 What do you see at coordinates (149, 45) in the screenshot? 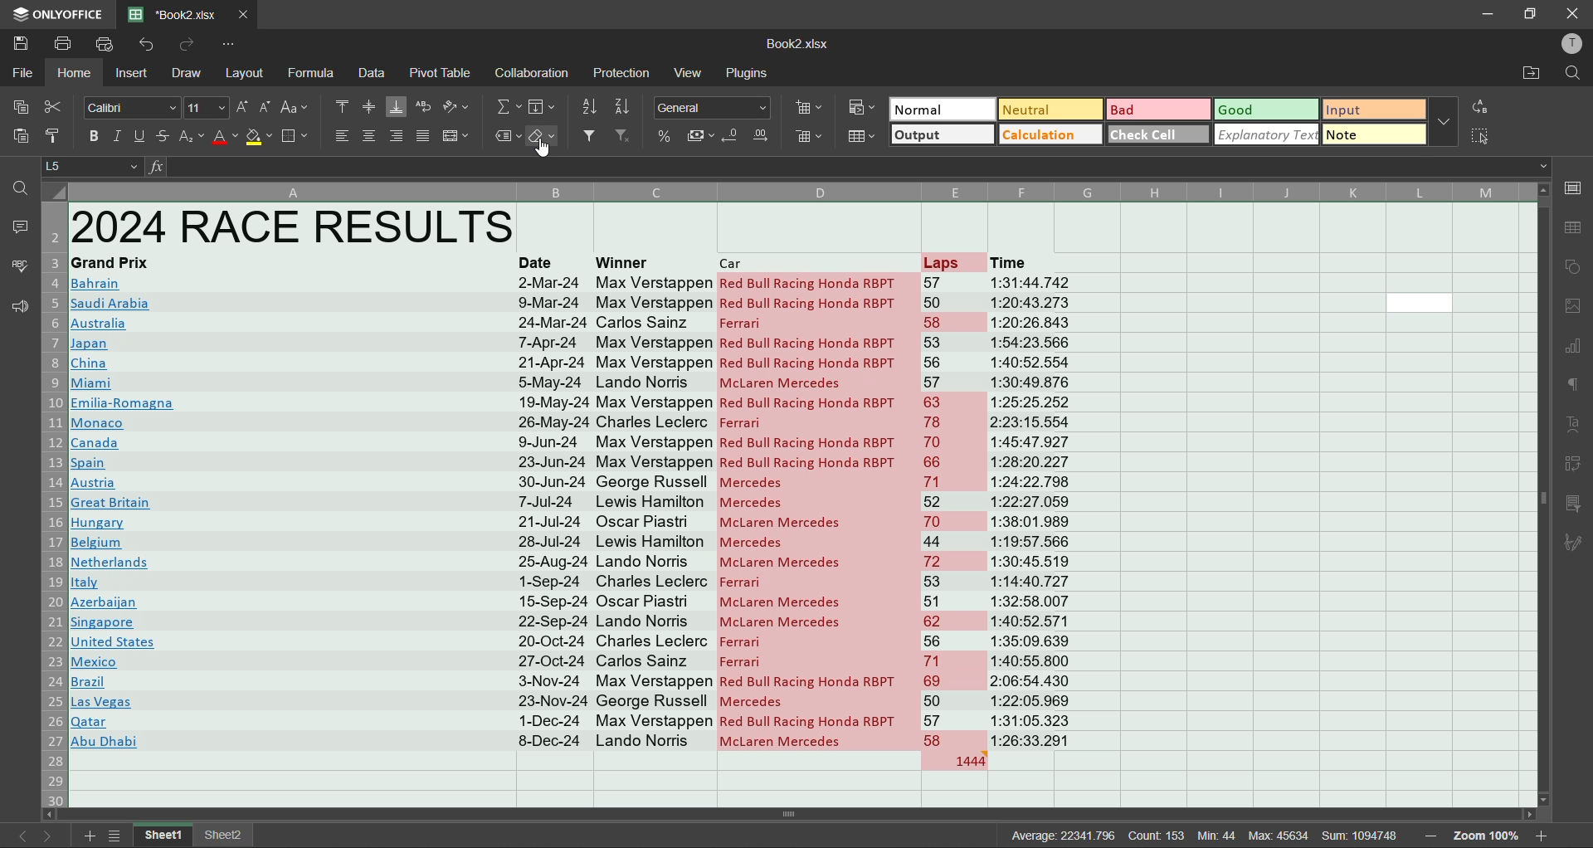
I see `undo` at bounding box center [149, 45].